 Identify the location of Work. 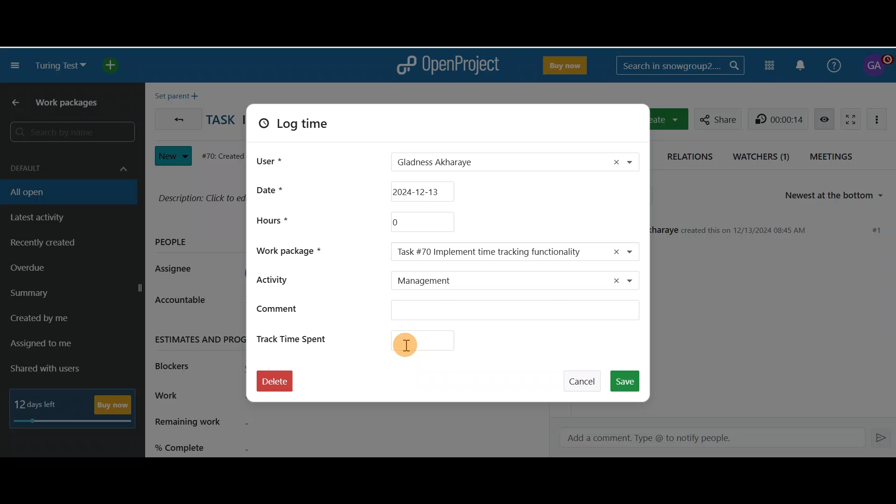
(194, 397).